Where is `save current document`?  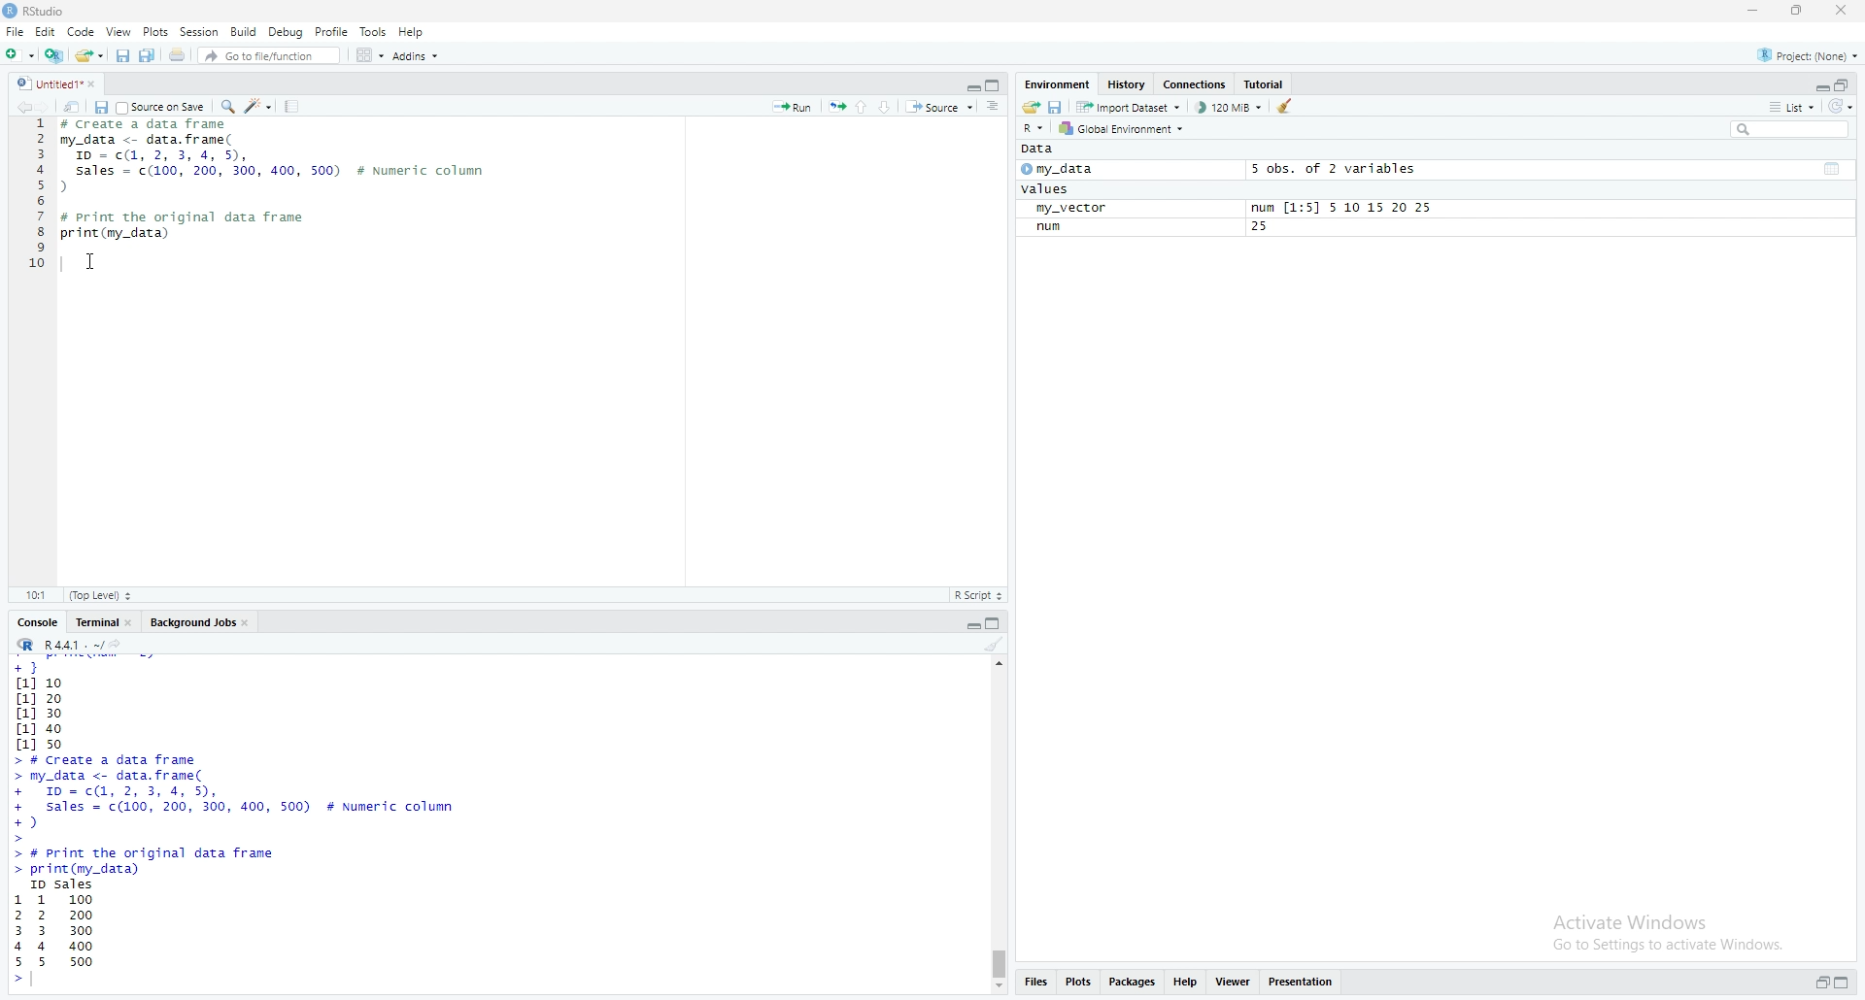 save current document is located at coordinates (124, 57).